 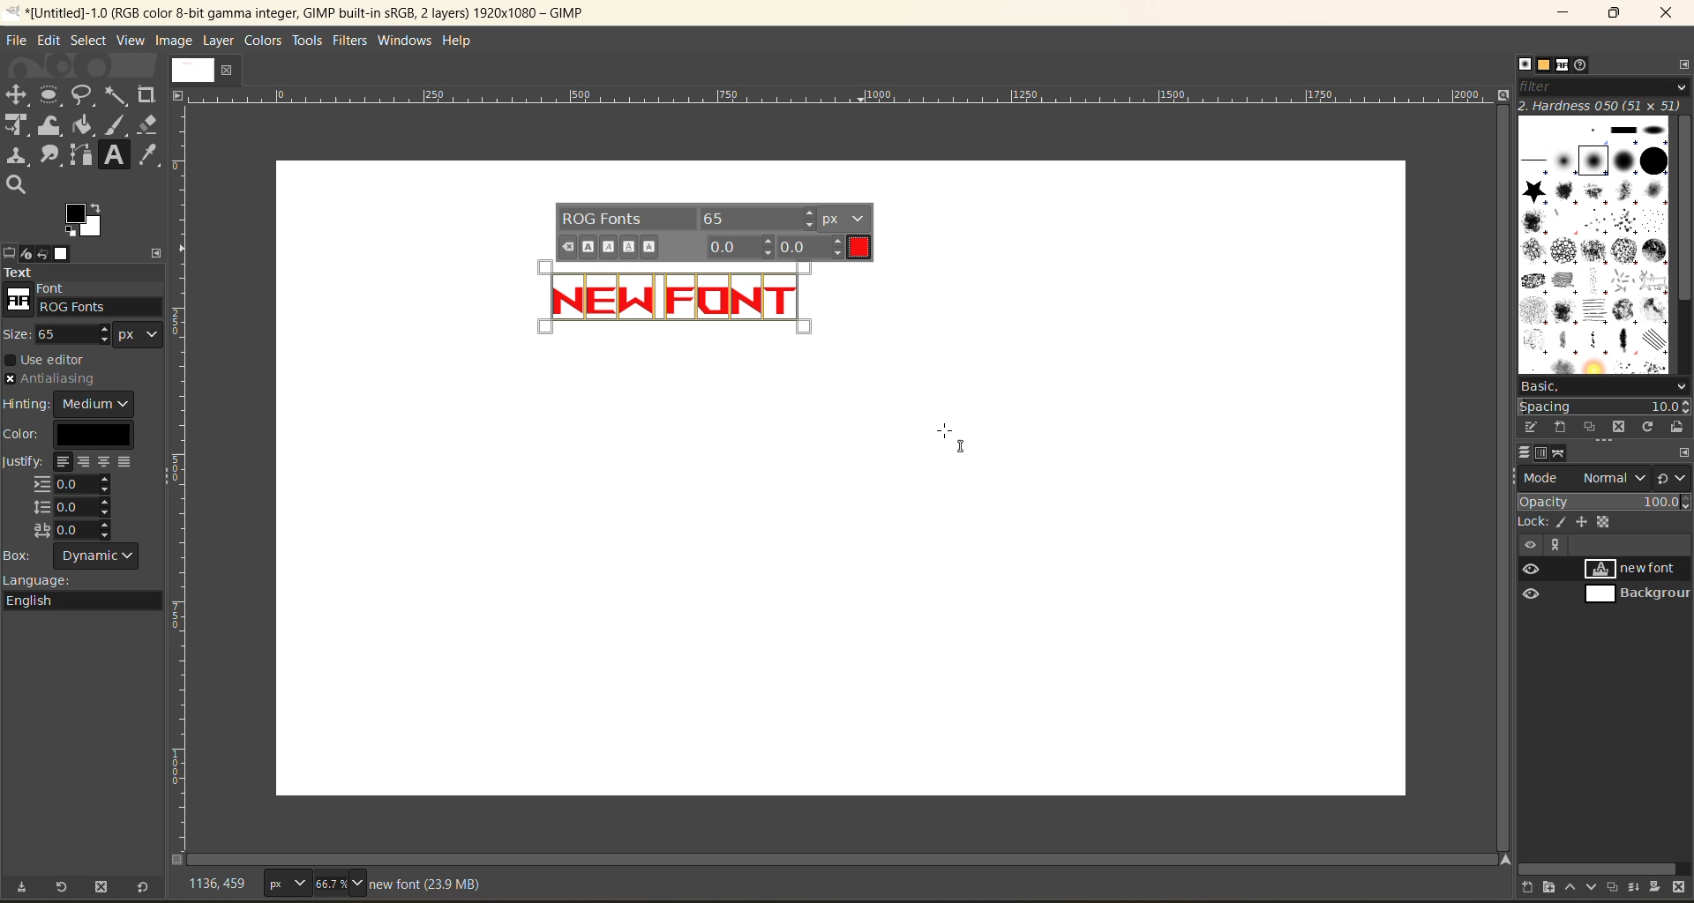 What do you see at coordinates (1555, 545) in the screenshot?
I see `view paths` at bounding box center [1555, 545].